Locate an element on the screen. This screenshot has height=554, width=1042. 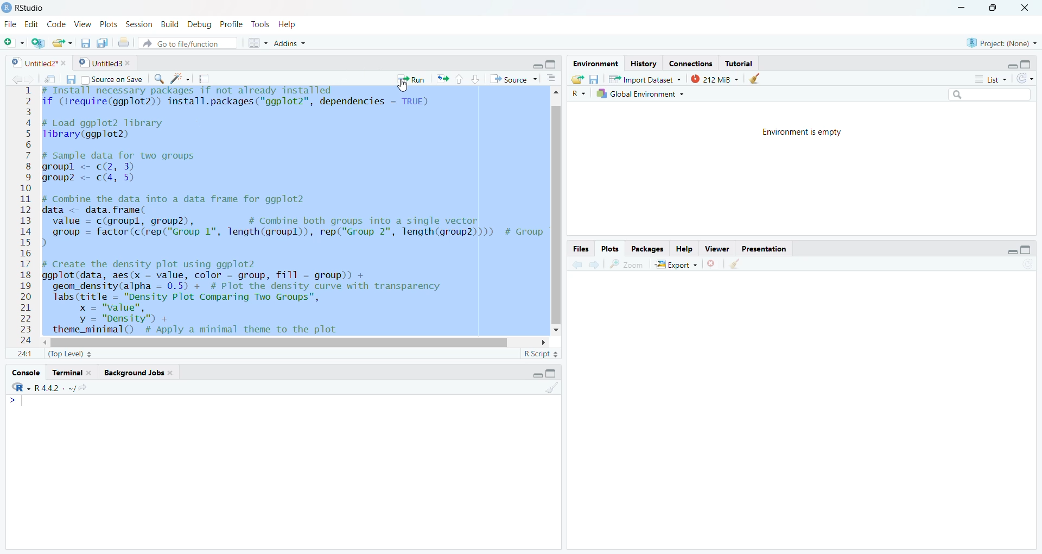
save is located at coordinates (69, 79).